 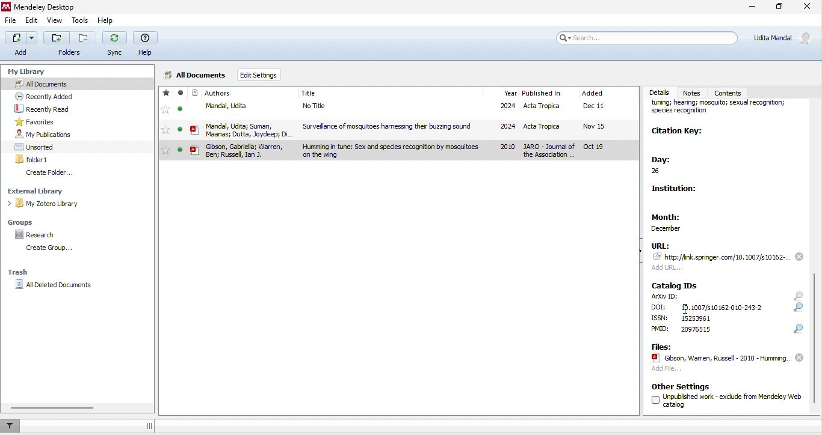 I want to click on added month, so click(x=592, y=93).